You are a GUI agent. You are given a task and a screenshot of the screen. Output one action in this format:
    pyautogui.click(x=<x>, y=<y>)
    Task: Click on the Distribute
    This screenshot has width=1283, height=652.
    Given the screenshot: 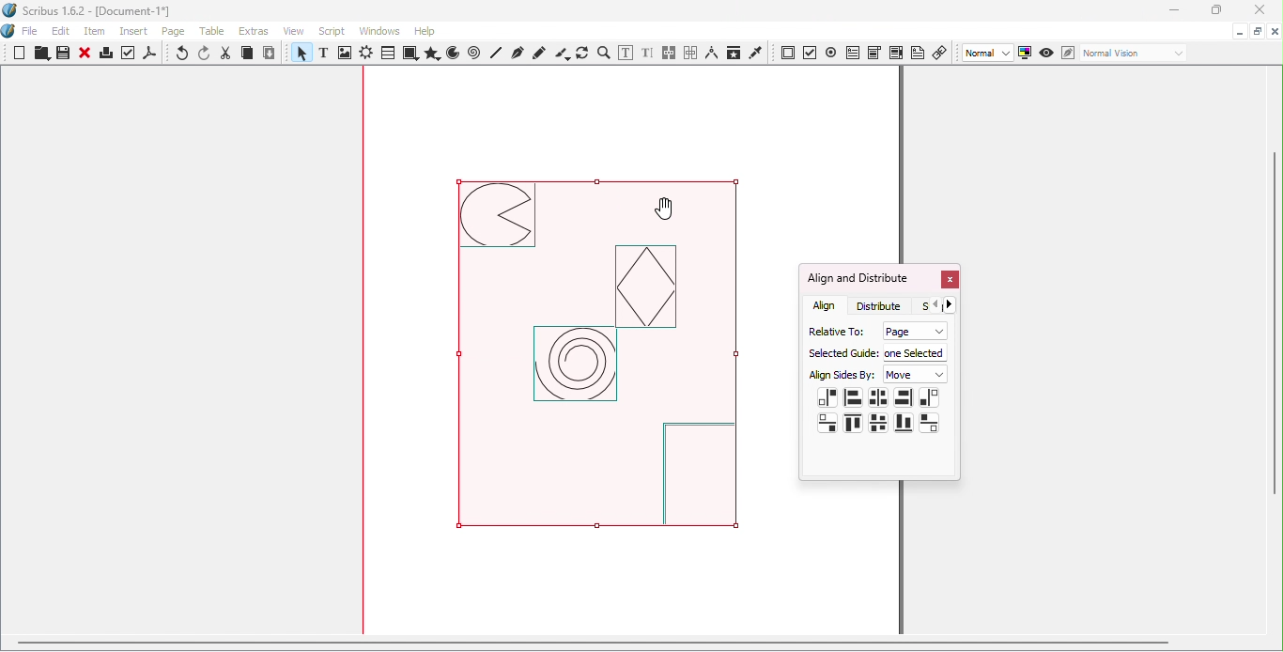 What is the action you would take?
    pyautogui.click(x=884, y=305)
    